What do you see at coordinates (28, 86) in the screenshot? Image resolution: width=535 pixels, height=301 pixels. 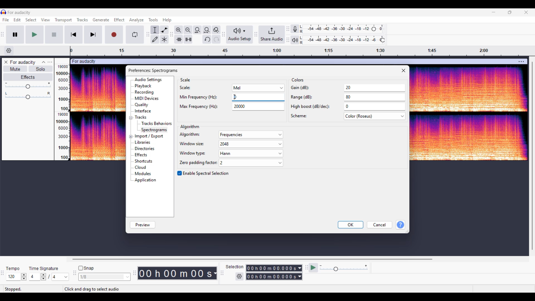 I see `Volume slider` at bounding box center [28, 86].